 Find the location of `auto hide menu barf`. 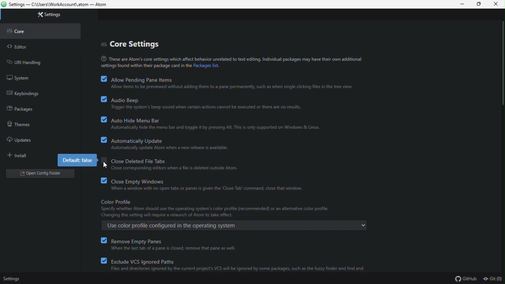

auto hide menu barf is located at coordinates (220, 123).